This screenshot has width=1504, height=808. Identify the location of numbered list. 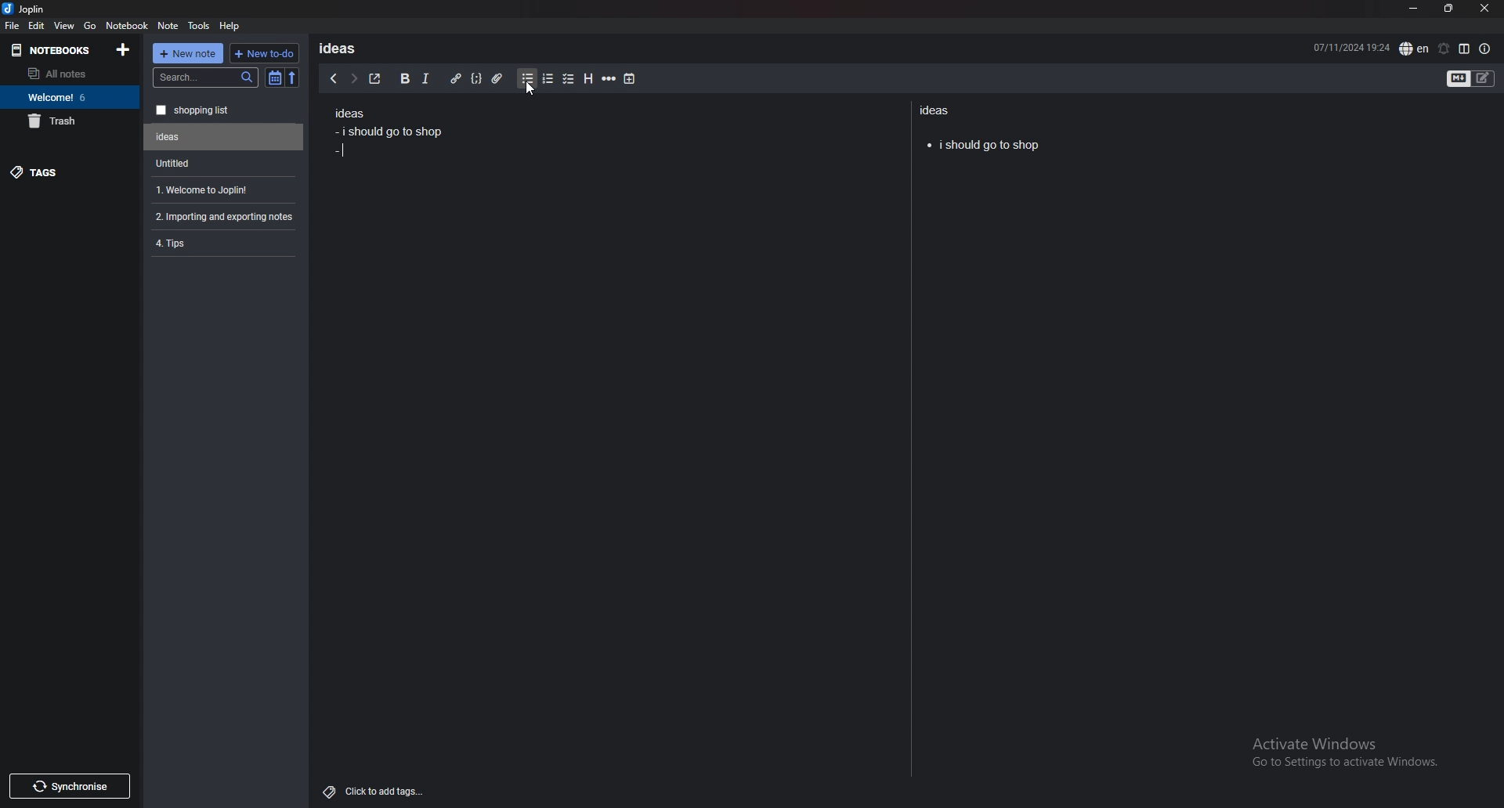
(547, 79).